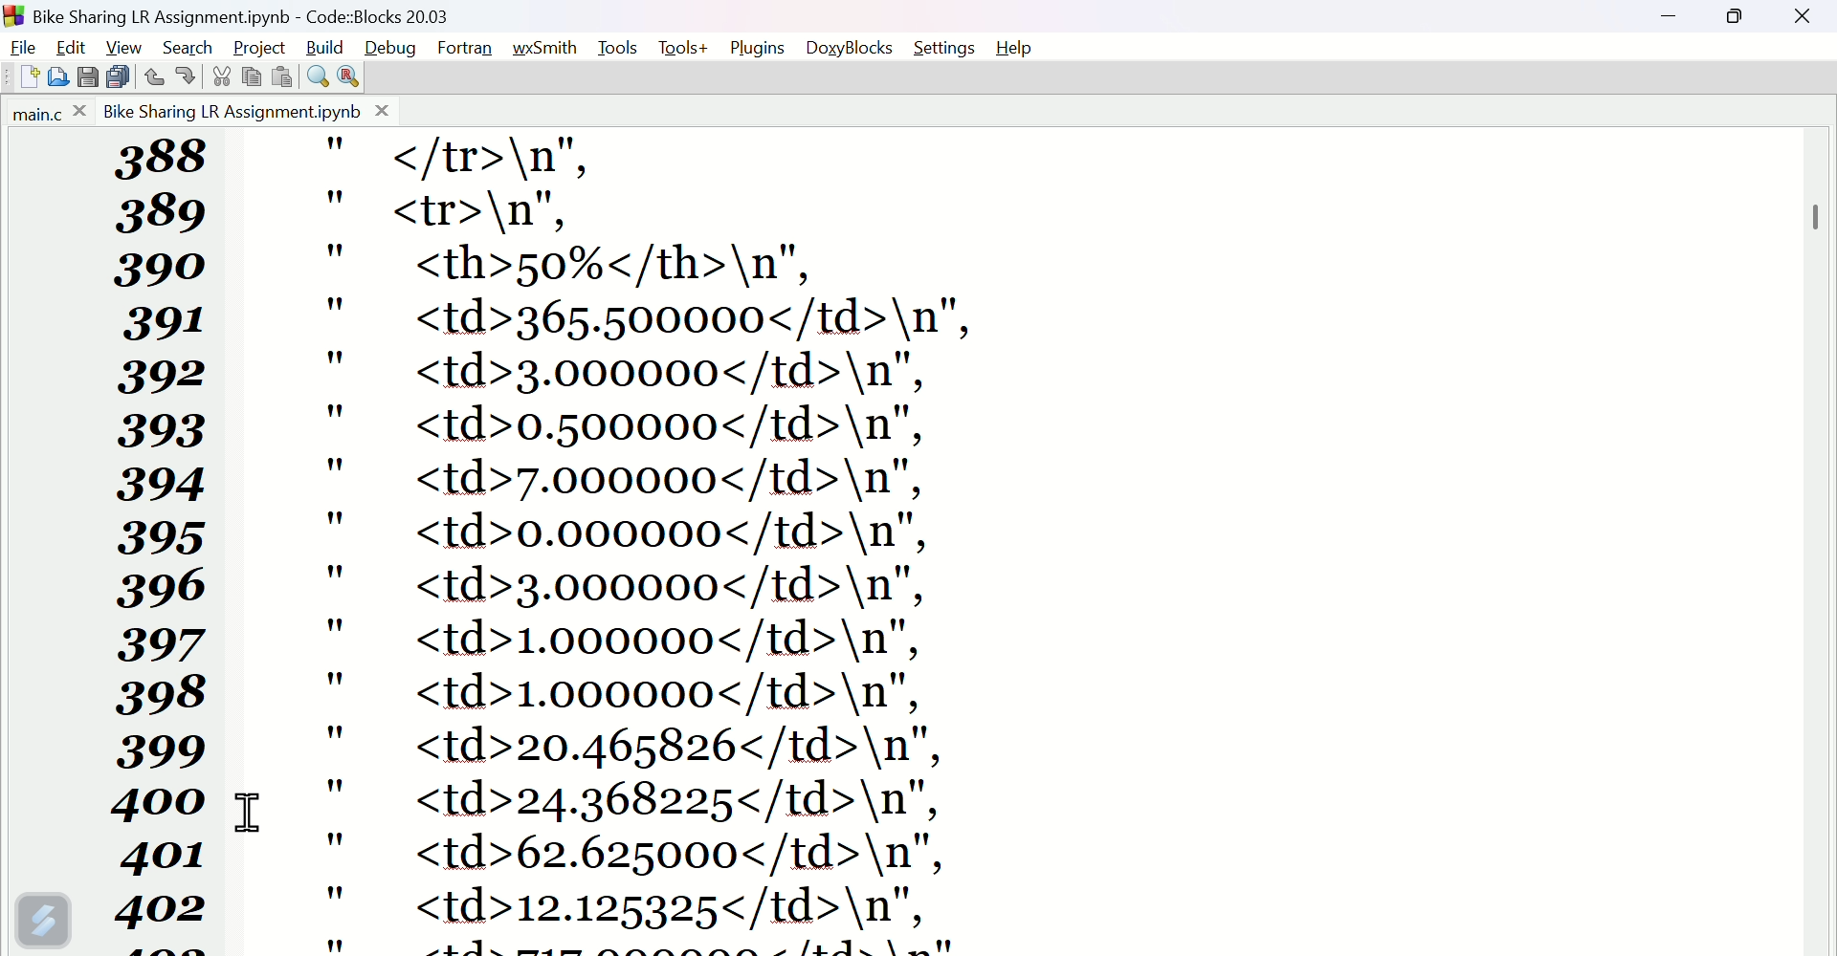  What do you see at coordinates (193, 44) in the screenshot?
I see `Search` at bounding box center [193, 44].